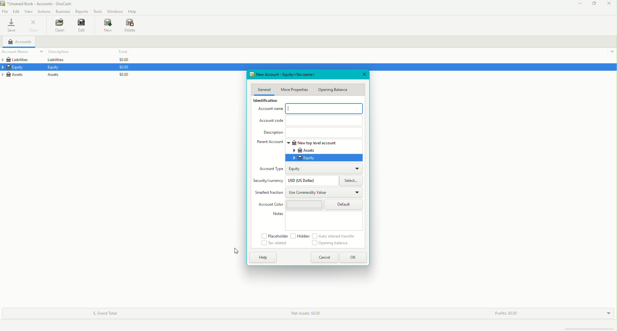 Image resolution: width=617 pixels, height=331 pixels. What do you see at coordinates (506, 312) in the screenshot?
I see `Profits` at bounding box center [506, 312].